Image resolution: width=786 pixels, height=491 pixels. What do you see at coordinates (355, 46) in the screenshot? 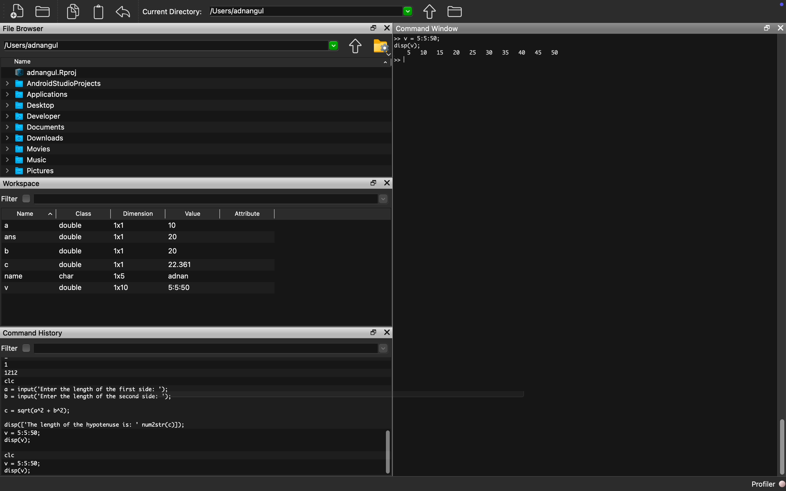
I see `Previous Folder` at bounding box center [355, 46].